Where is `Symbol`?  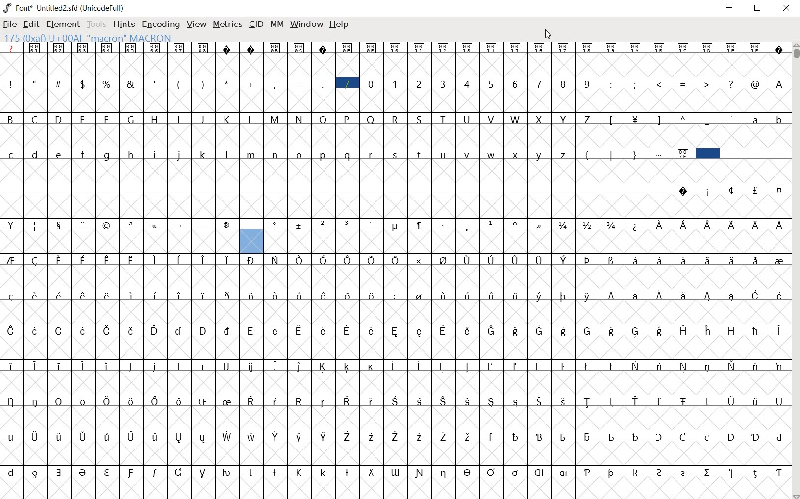
Symbol is located at coordinates (517, 225).